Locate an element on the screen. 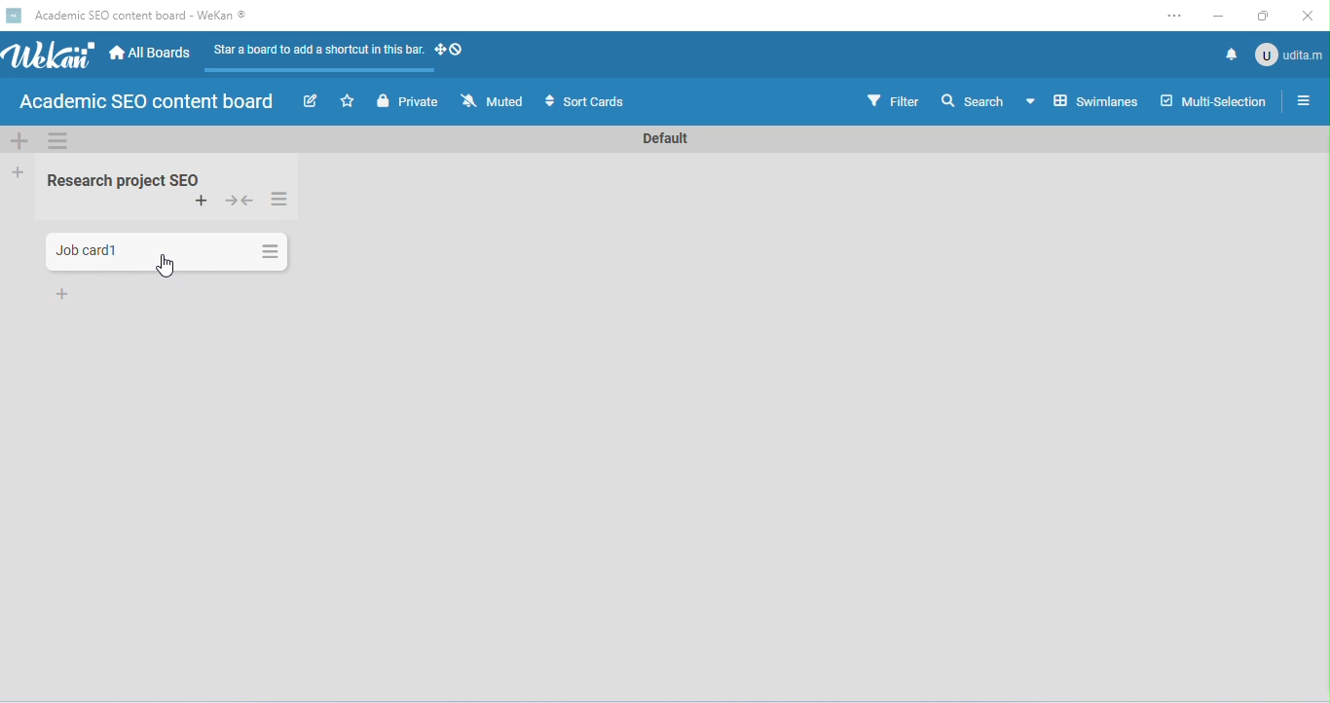  minimize is located at coordinates (1219, 15).